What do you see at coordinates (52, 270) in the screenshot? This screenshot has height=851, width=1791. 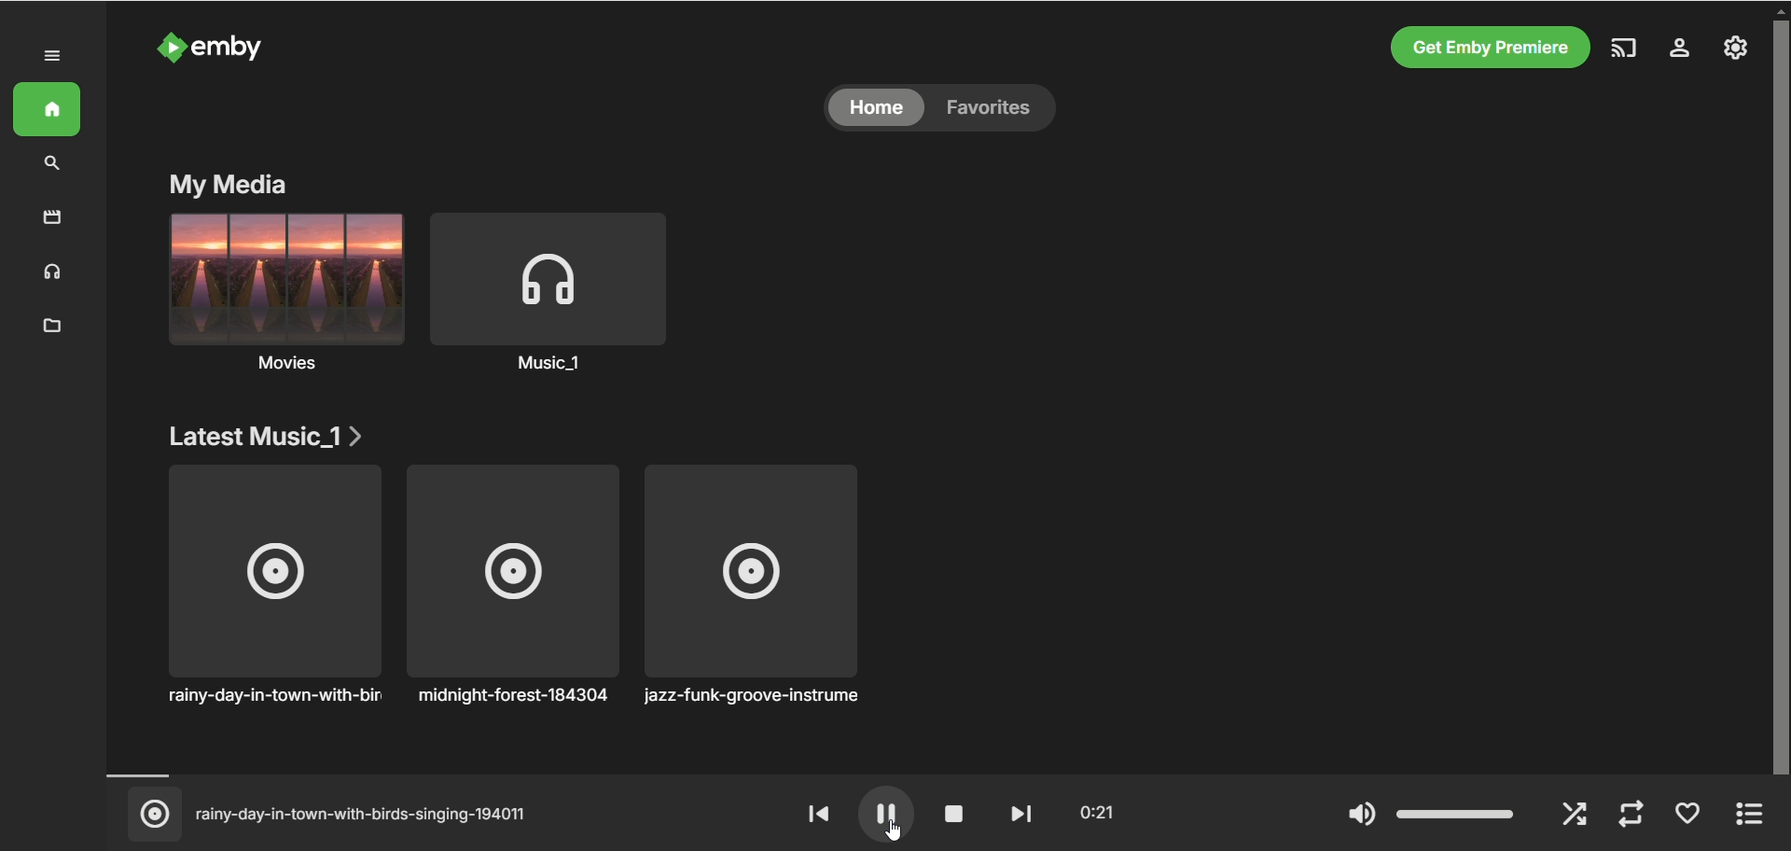 I see `music` at bounding box center [52, 270].